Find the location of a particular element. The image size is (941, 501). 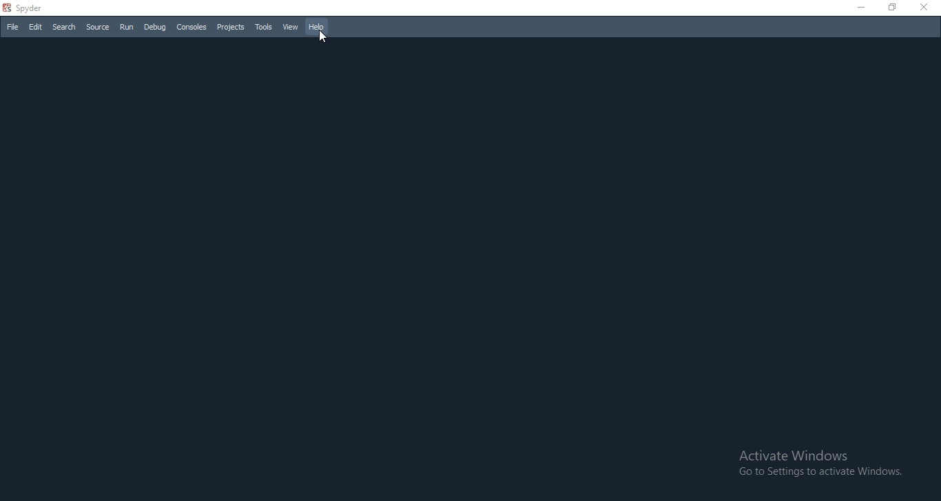

Activate Windows
Go to Settings to activate Windows. is located at coordinates (818, 462).